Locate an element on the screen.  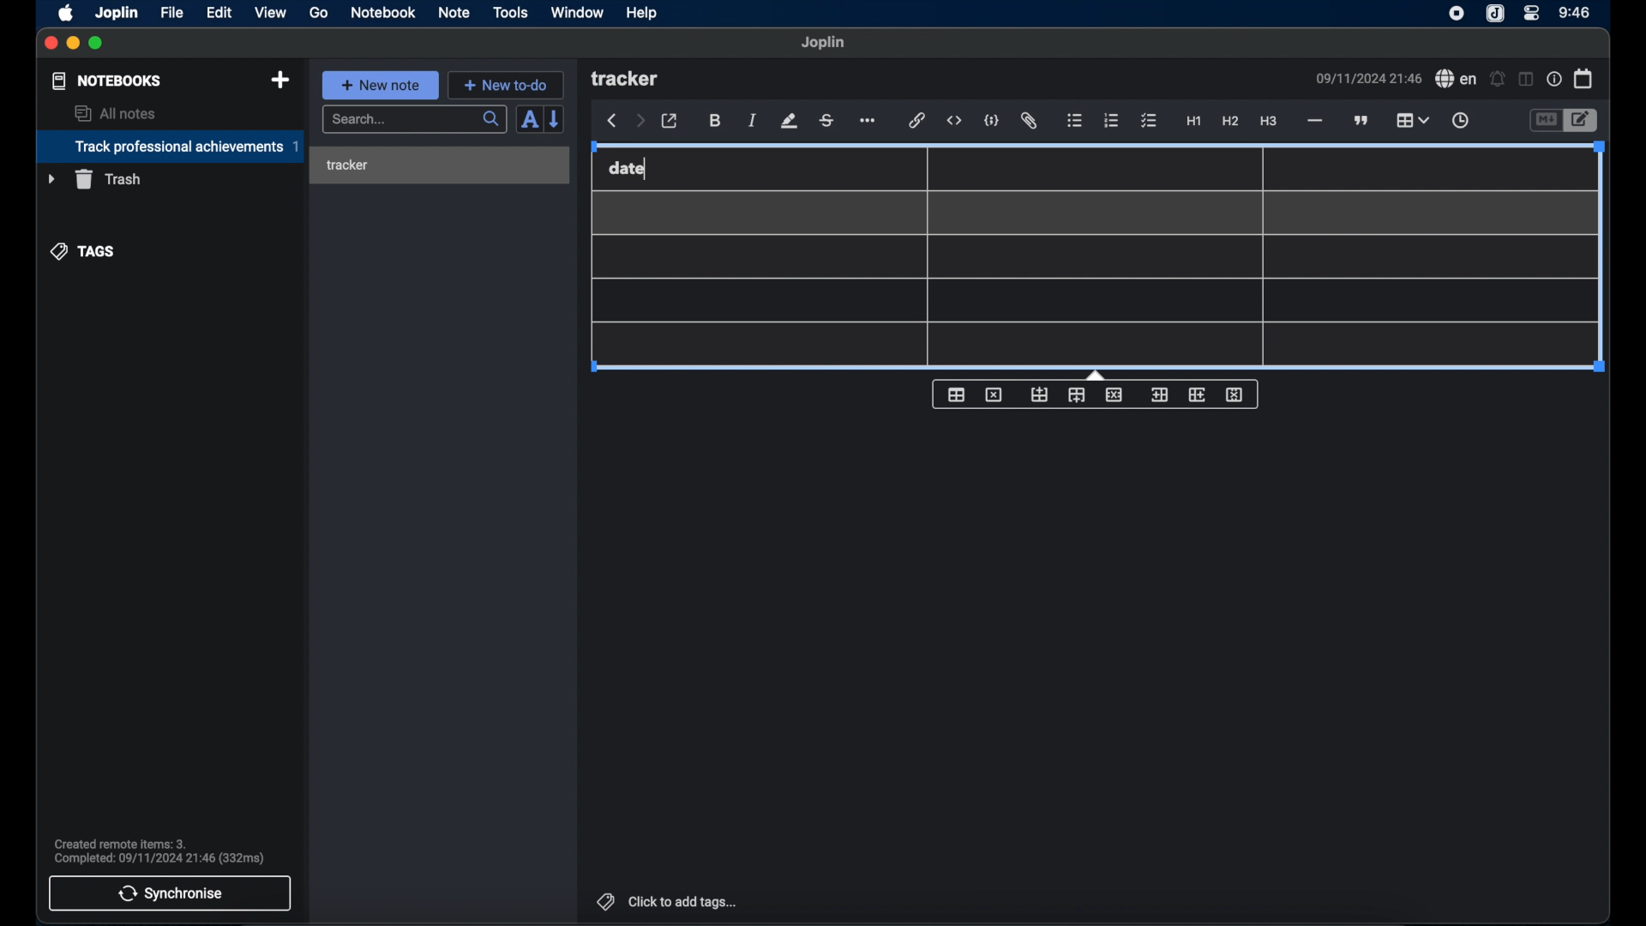
toggle external editor is located at coordinates (670, 121).